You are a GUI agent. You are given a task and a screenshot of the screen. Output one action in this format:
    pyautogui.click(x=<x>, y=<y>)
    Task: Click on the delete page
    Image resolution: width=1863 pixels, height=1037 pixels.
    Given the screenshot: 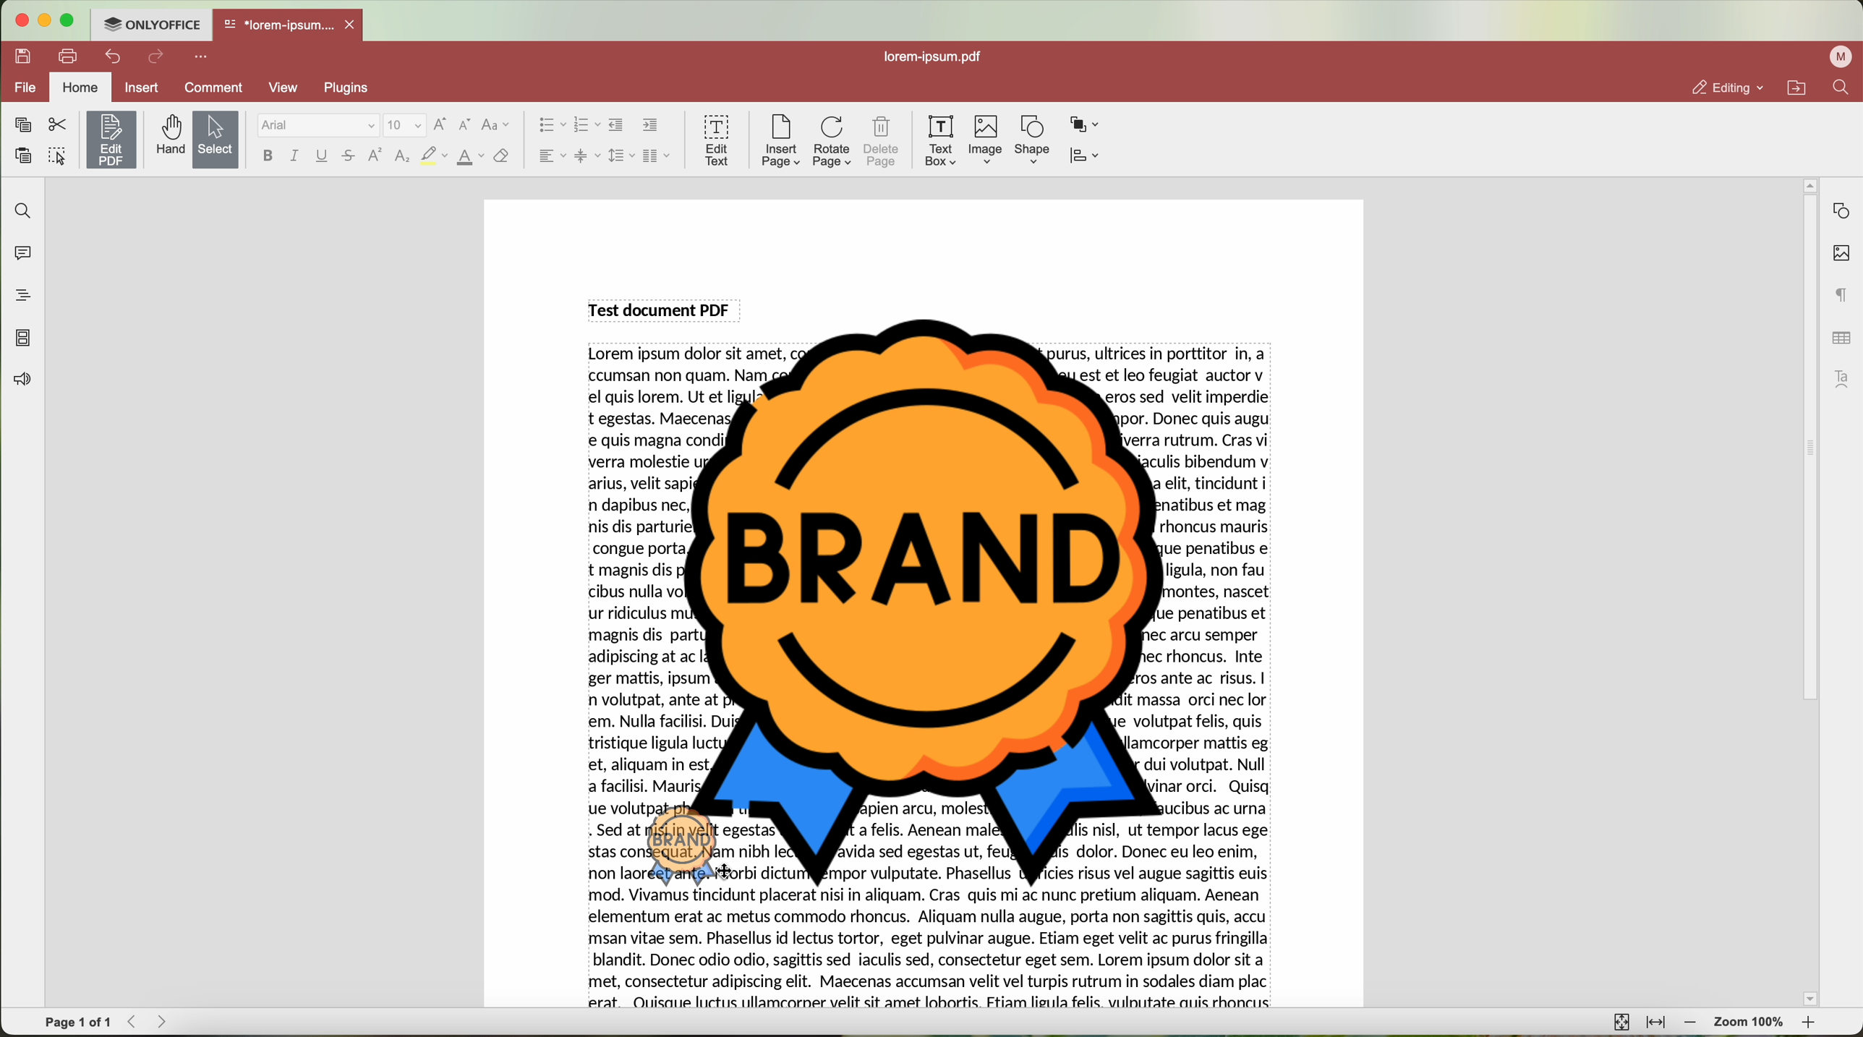 What is the action you would take?
    pyautogui.click(x=882, y=144)
    